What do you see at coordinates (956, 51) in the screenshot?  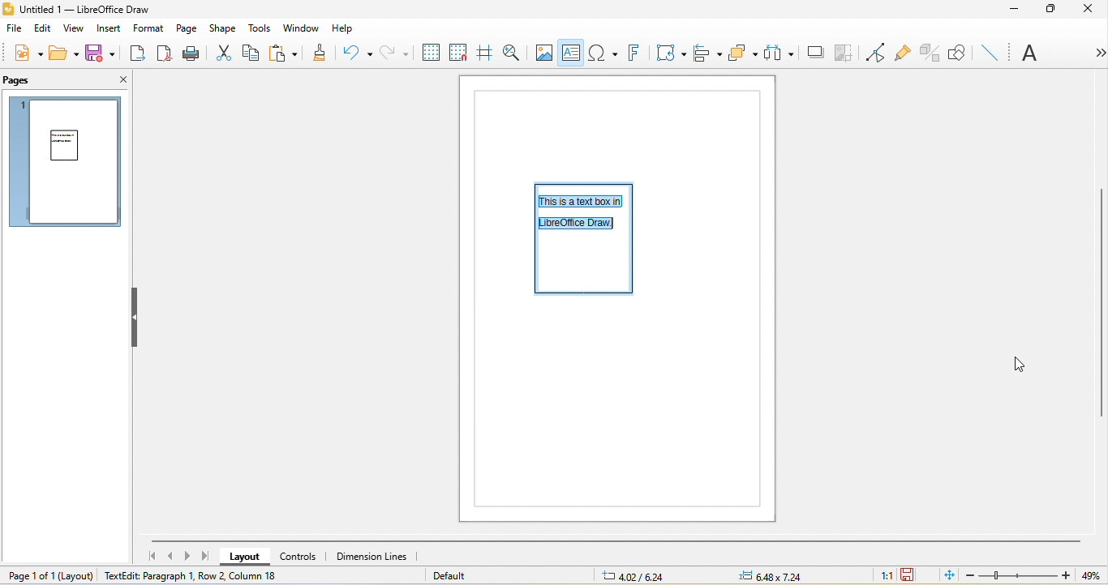 I see `show draw function` at bounding box center [956, 51].